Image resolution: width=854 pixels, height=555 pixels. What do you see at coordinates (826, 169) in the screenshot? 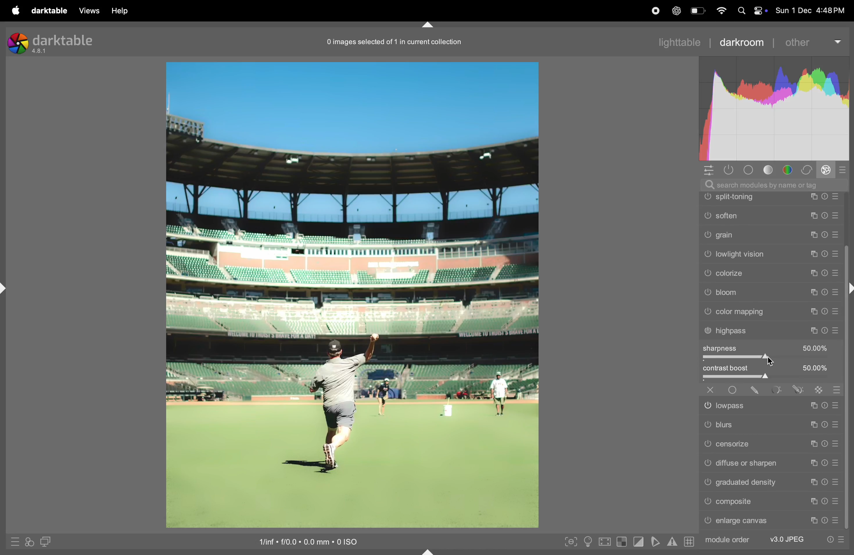
I see `effect` at bounding box center [826, 169].